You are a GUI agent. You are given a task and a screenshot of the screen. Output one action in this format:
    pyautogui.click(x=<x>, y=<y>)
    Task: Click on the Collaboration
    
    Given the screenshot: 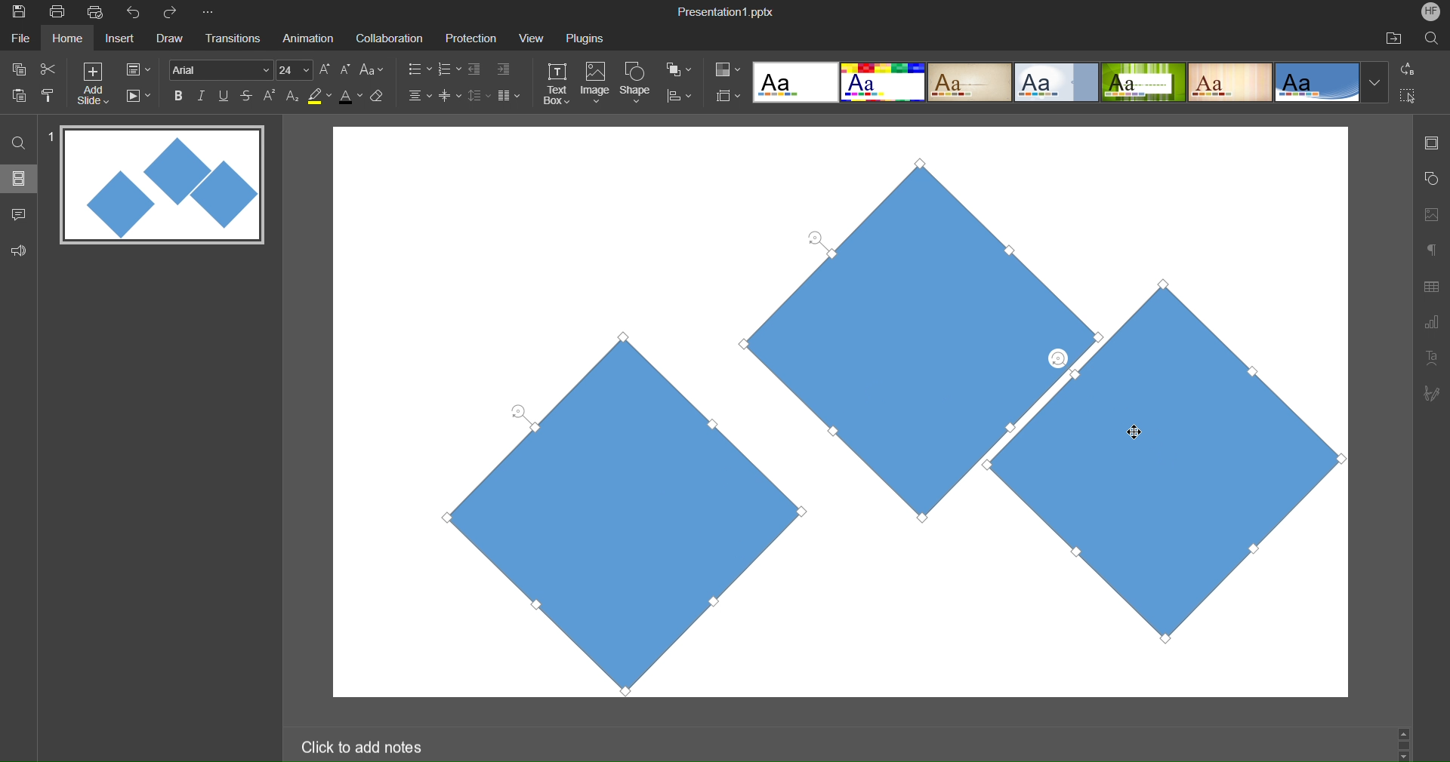 What is the action you would take?
    pyautogui.click(x=387, y=38)
    